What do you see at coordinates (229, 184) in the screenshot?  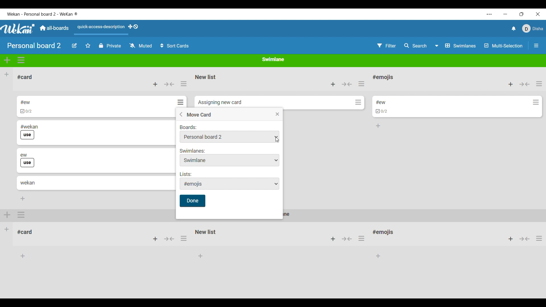 I see `List options` at bounding box center [229, 184].